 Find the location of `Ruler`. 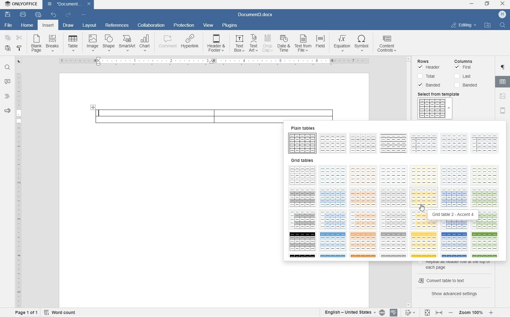

Ruler is located at coordinates (213, 62).